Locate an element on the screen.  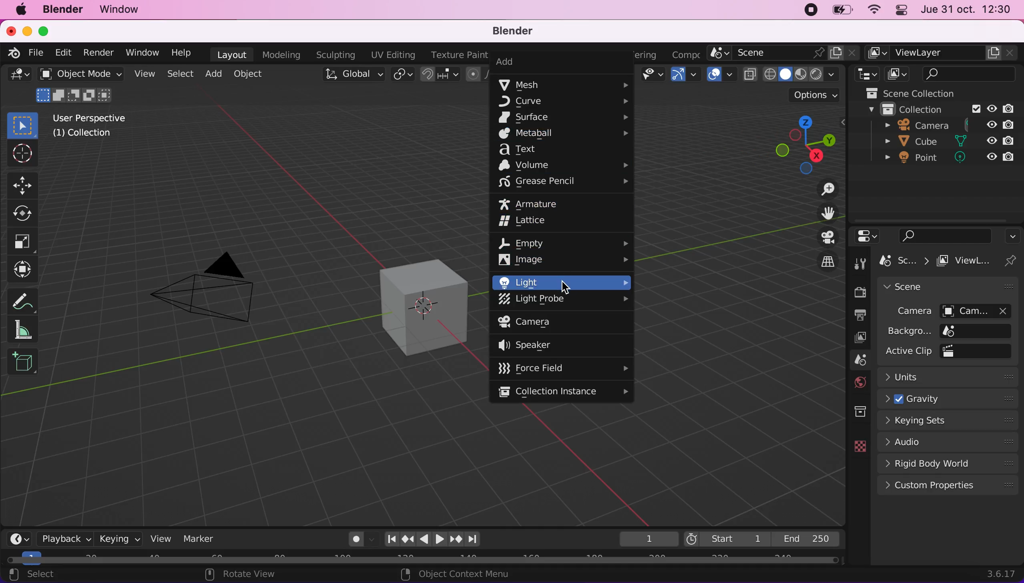
empty is located at coordinates (566, 242).